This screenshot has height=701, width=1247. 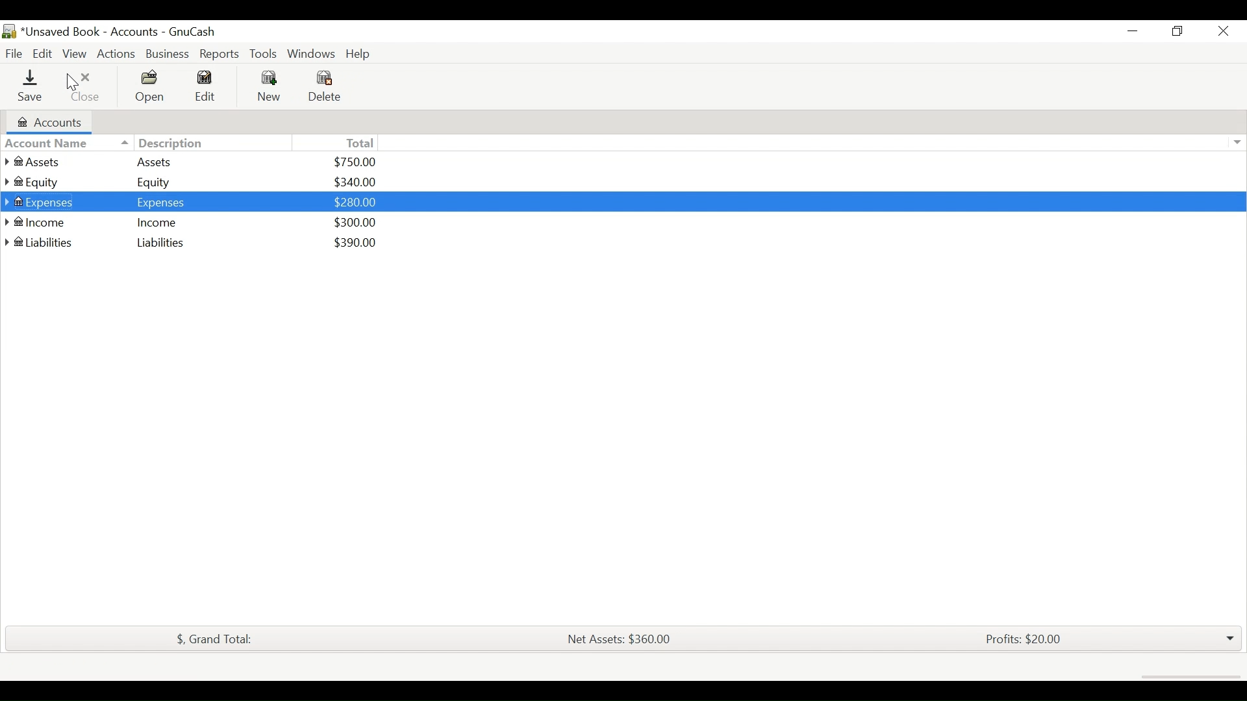 What do you see at coordinates (72, 82) in the screenshot?
I see `Cursor` at bounding box center [72, 82].